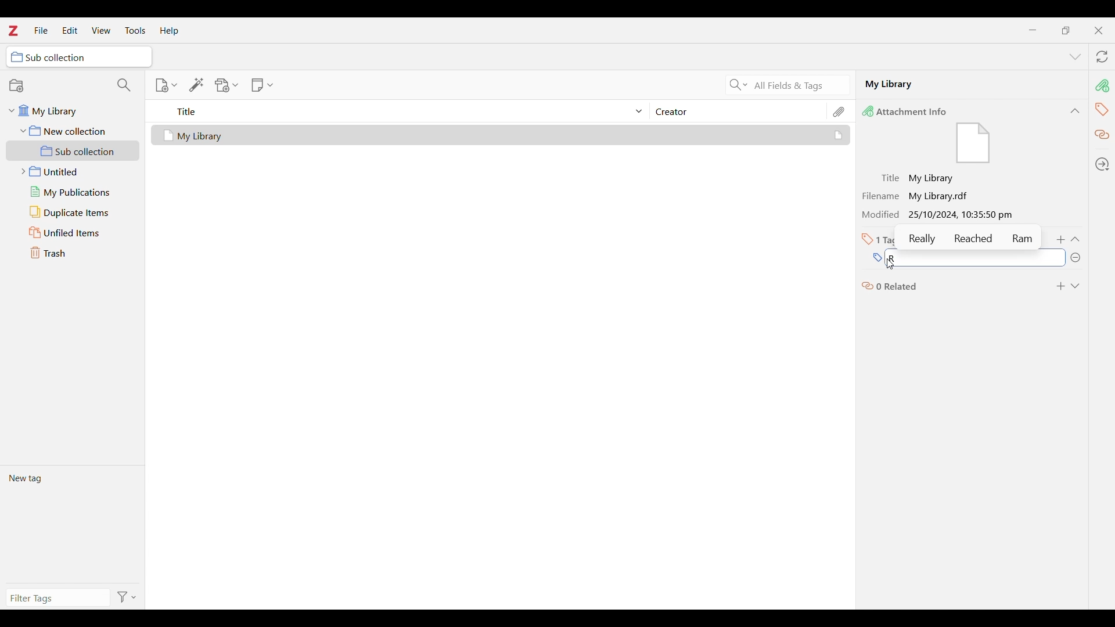  I want to click on Selected folder, so click(79, 57).